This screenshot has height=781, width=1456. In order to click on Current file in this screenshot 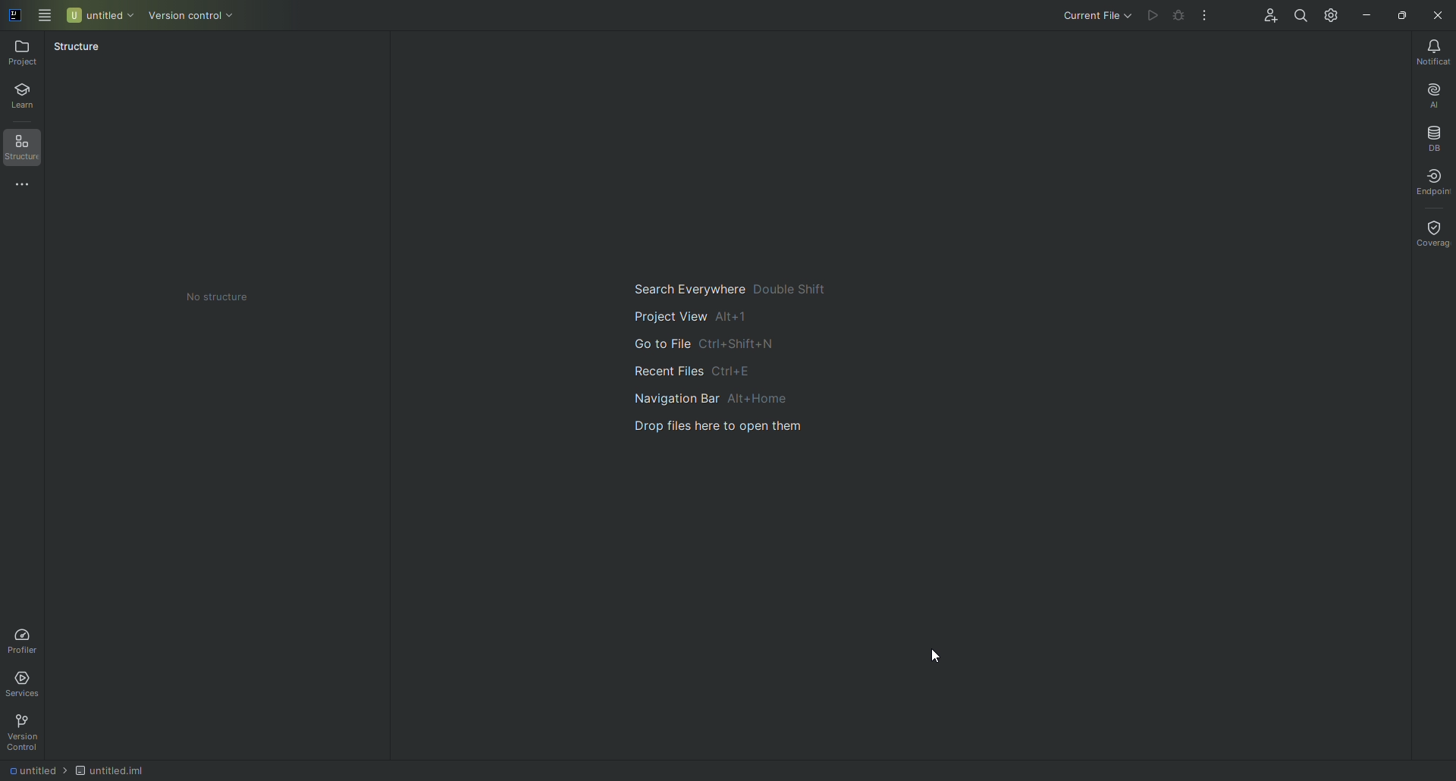, I will do `click(1093, 14)`.